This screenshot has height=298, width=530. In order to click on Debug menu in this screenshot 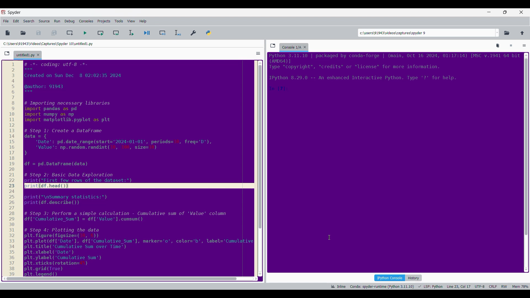, I will do `click(70, 21)`.